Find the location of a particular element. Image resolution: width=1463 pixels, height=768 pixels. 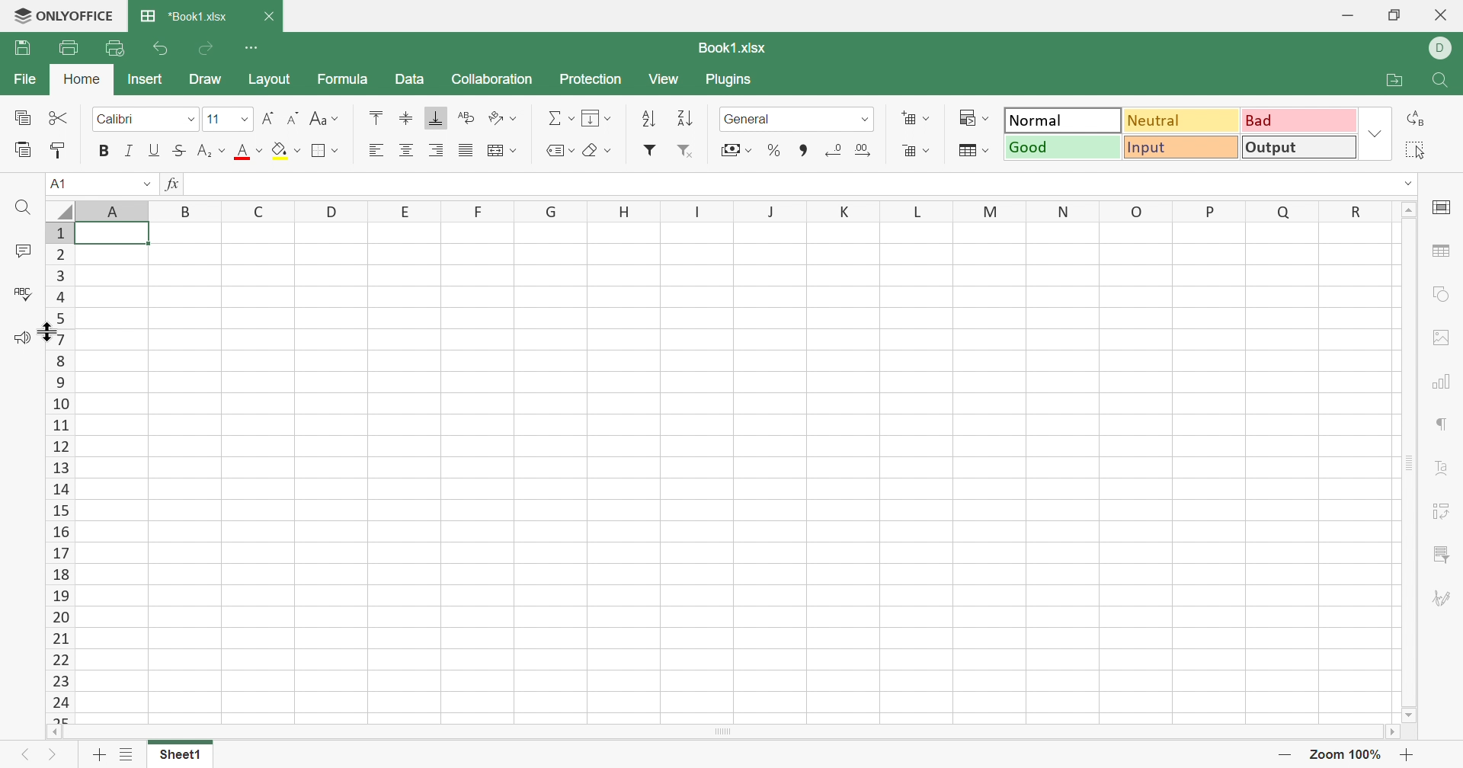

Previous is located at coordinates (24, 757).